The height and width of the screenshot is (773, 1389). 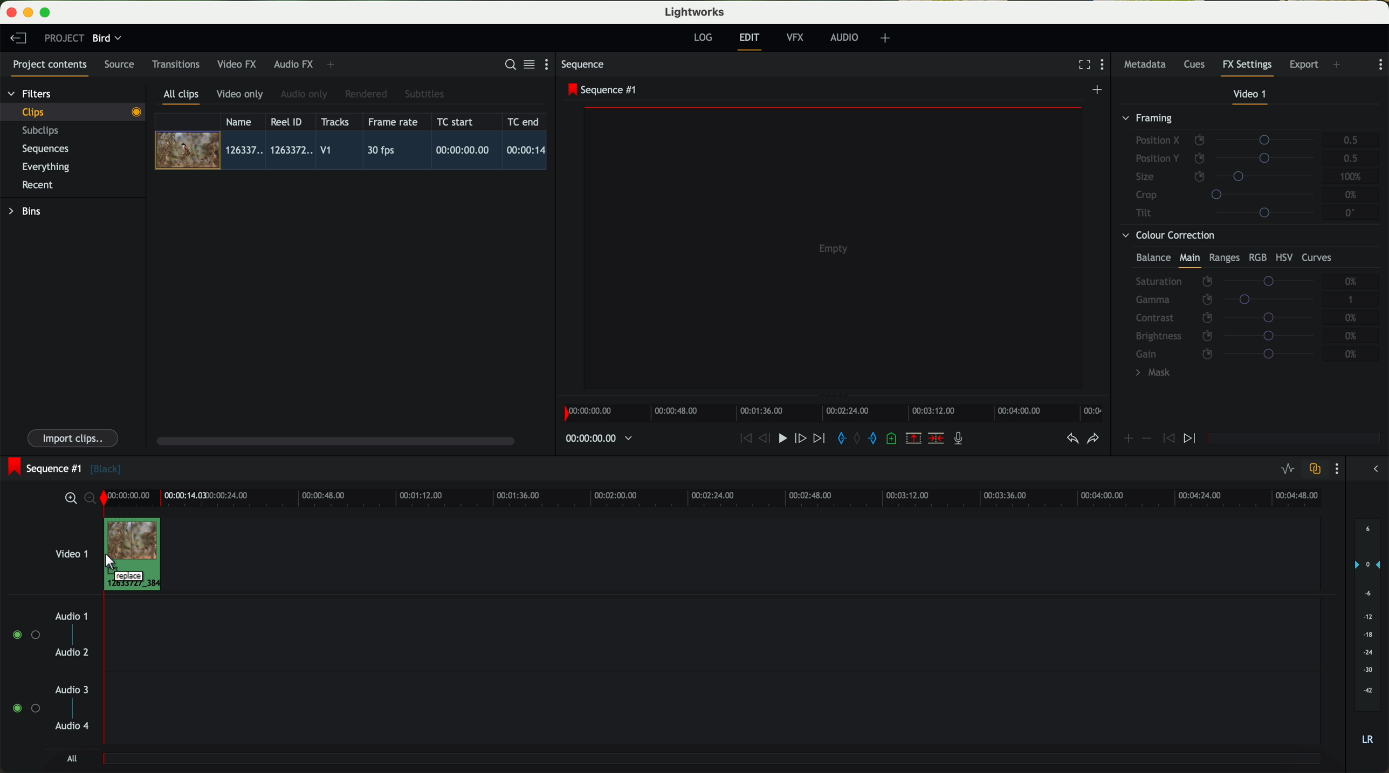 I want to click on export, so click(x=1304, y=66).